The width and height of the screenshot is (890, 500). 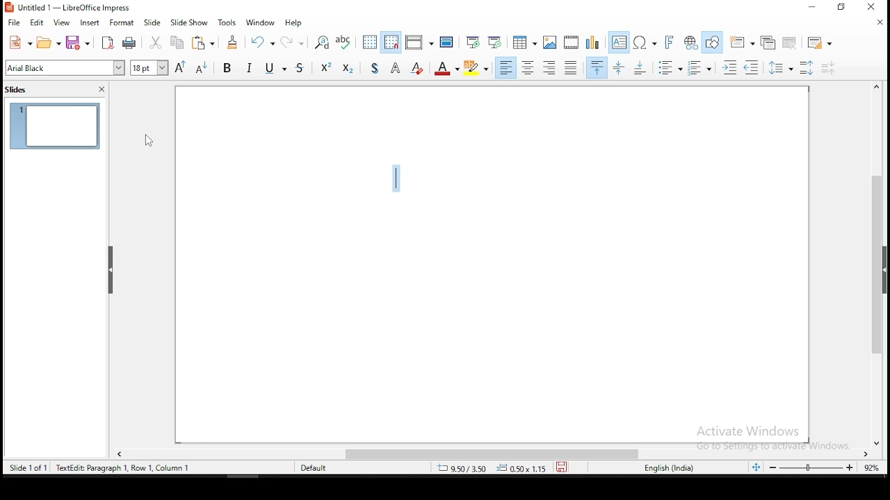 I want to click on slides, so click(x=18, y=91).